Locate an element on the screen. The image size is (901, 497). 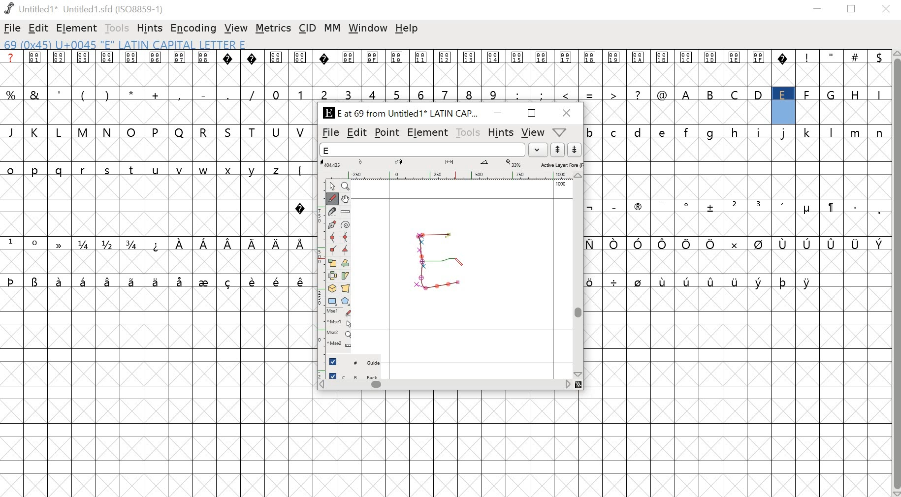
Corner is located at coordinates (332, 250).